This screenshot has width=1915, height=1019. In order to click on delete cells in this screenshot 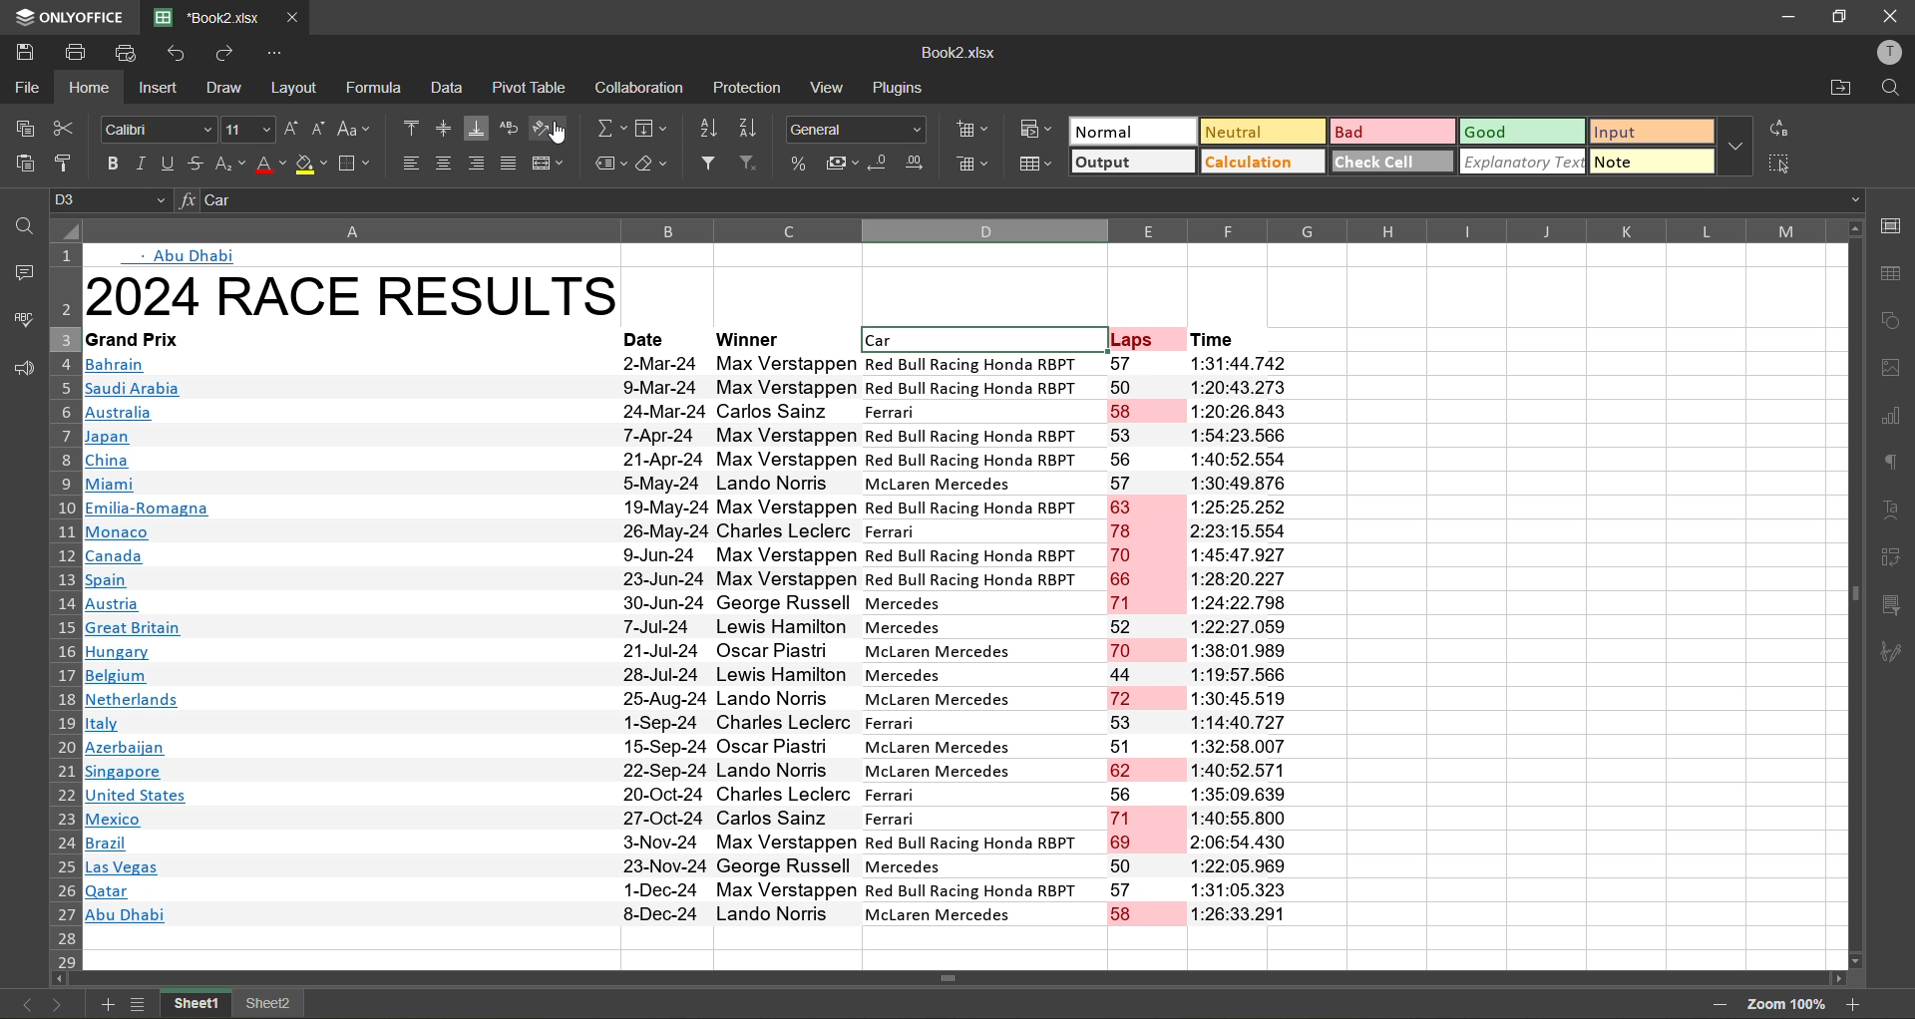, I will do `click(973, 163)`.